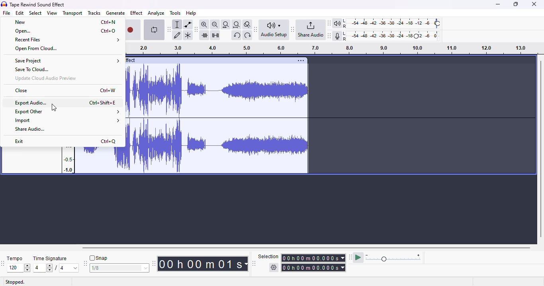  Describe the element at coordinates (188, 35) in the screenshot. I see `multi-tool` at that location.